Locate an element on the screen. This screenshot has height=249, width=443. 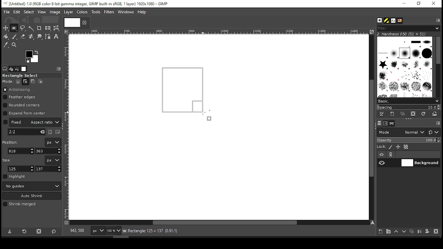
layer is located at coordinates (68, 12).